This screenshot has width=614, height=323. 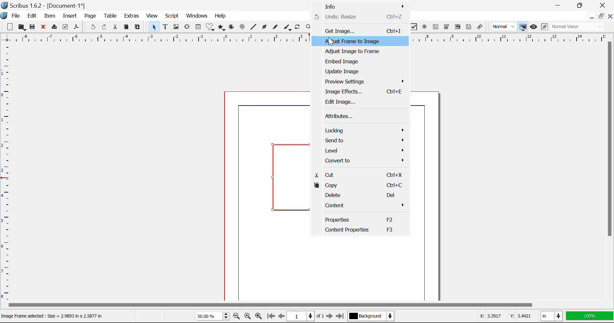 What do you see at coordinates (220, 17) in the screenshot?
I see `Help` at bounding box center [220, 17].